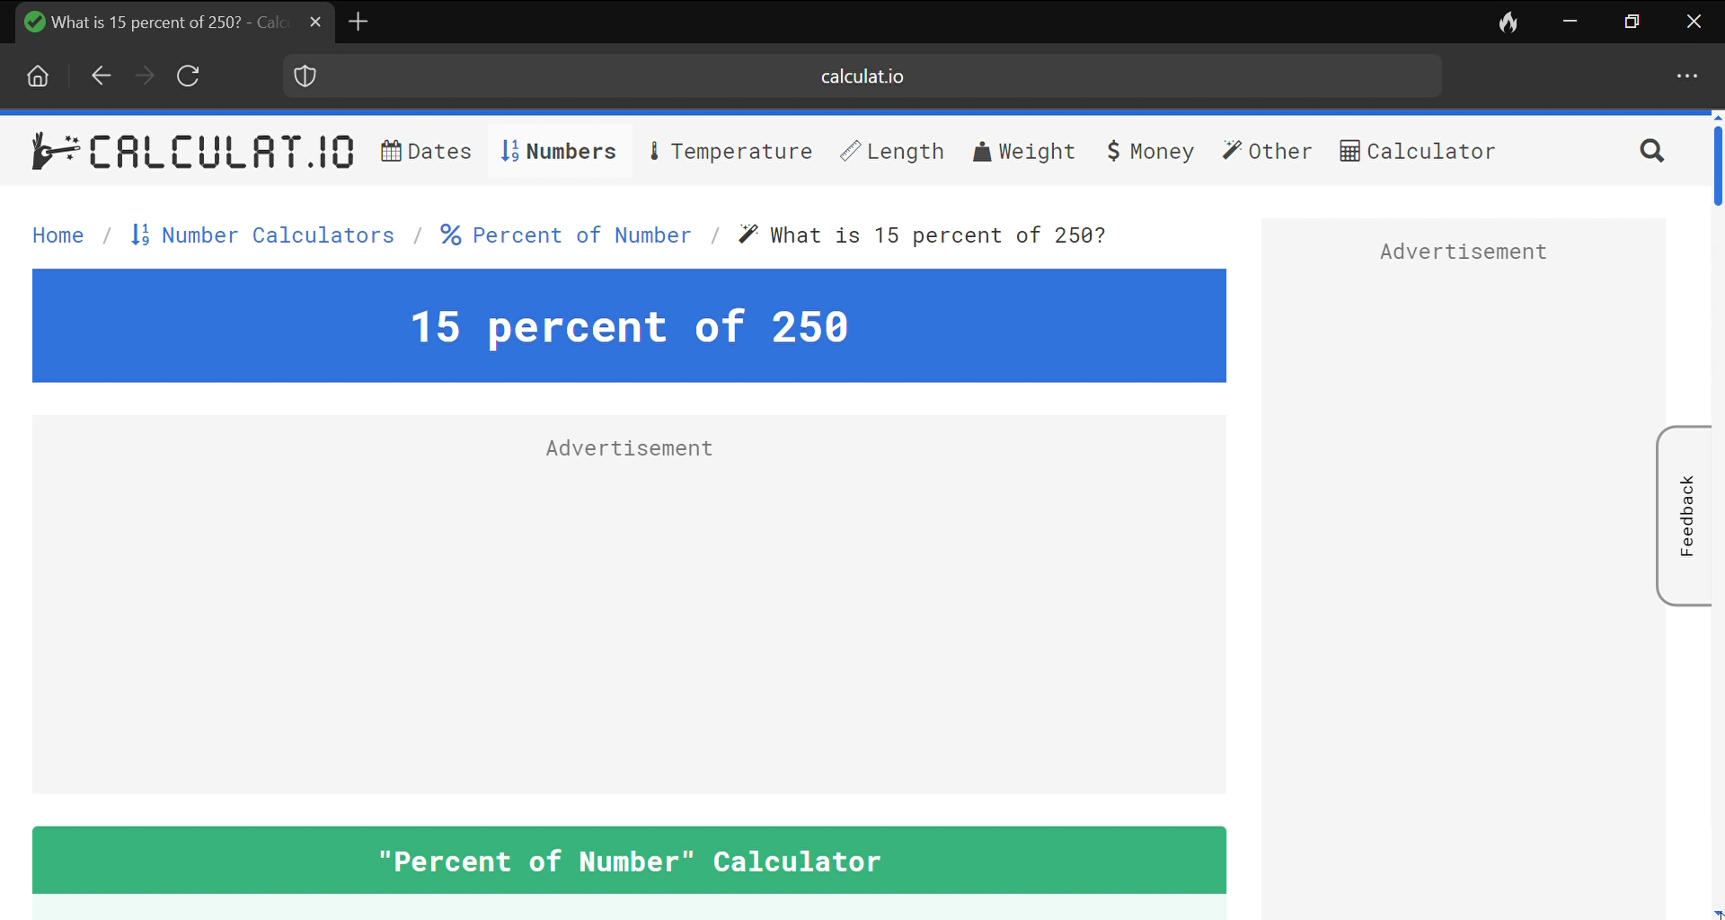 This screenshot has width=1725, height=920. Describe the element at coordinates (732, 150) in the screenshot. I see ` Temperature` at that location.